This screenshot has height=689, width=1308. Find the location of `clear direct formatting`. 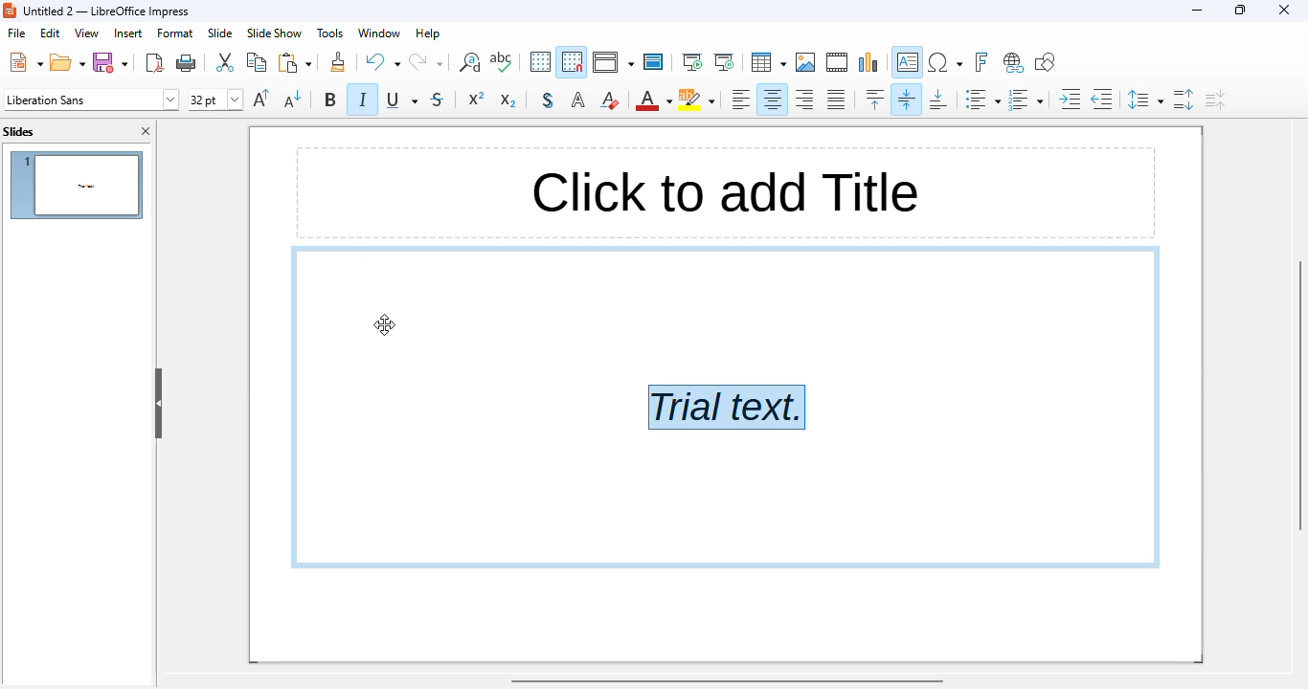

clear direct formatting is located at coordinates (609, 100).